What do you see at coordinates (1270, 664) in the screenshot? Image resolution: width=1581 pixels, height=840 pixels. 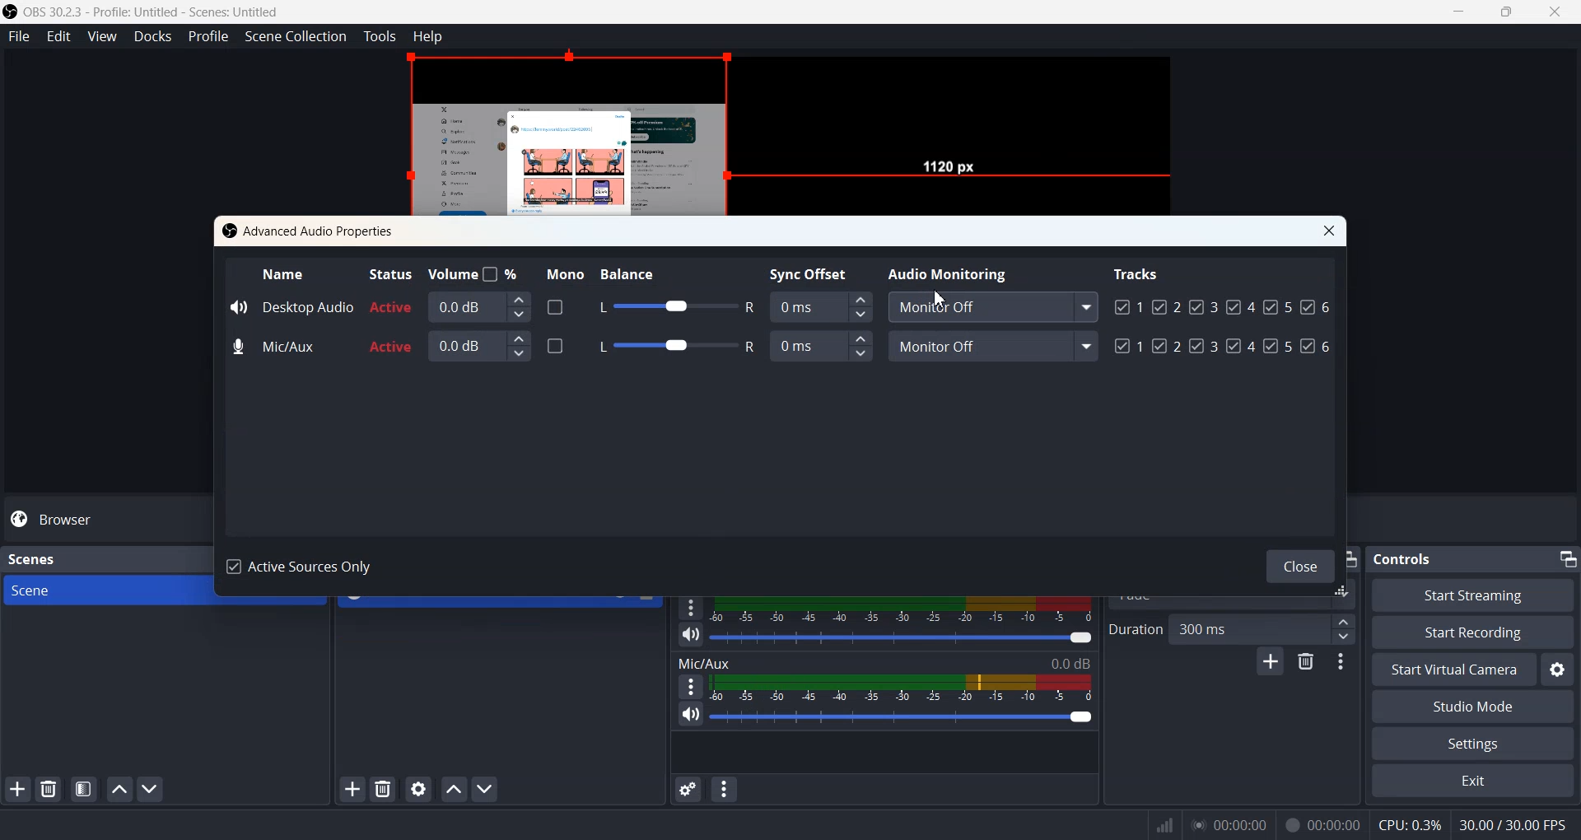 I see `Add configurable transistion` at bounding box center [1270, 664].